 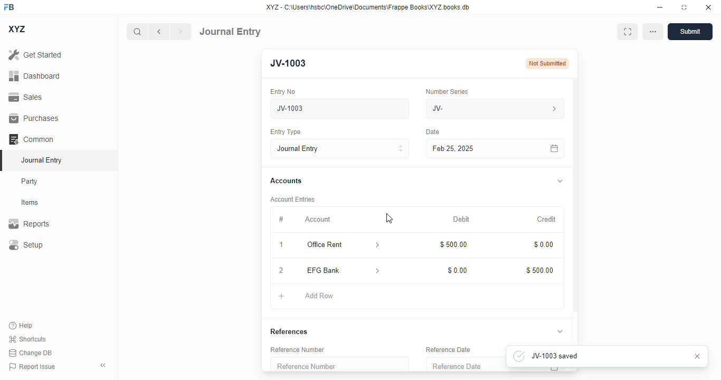 I want to click on EFB bank, so click(x=334, y=270).